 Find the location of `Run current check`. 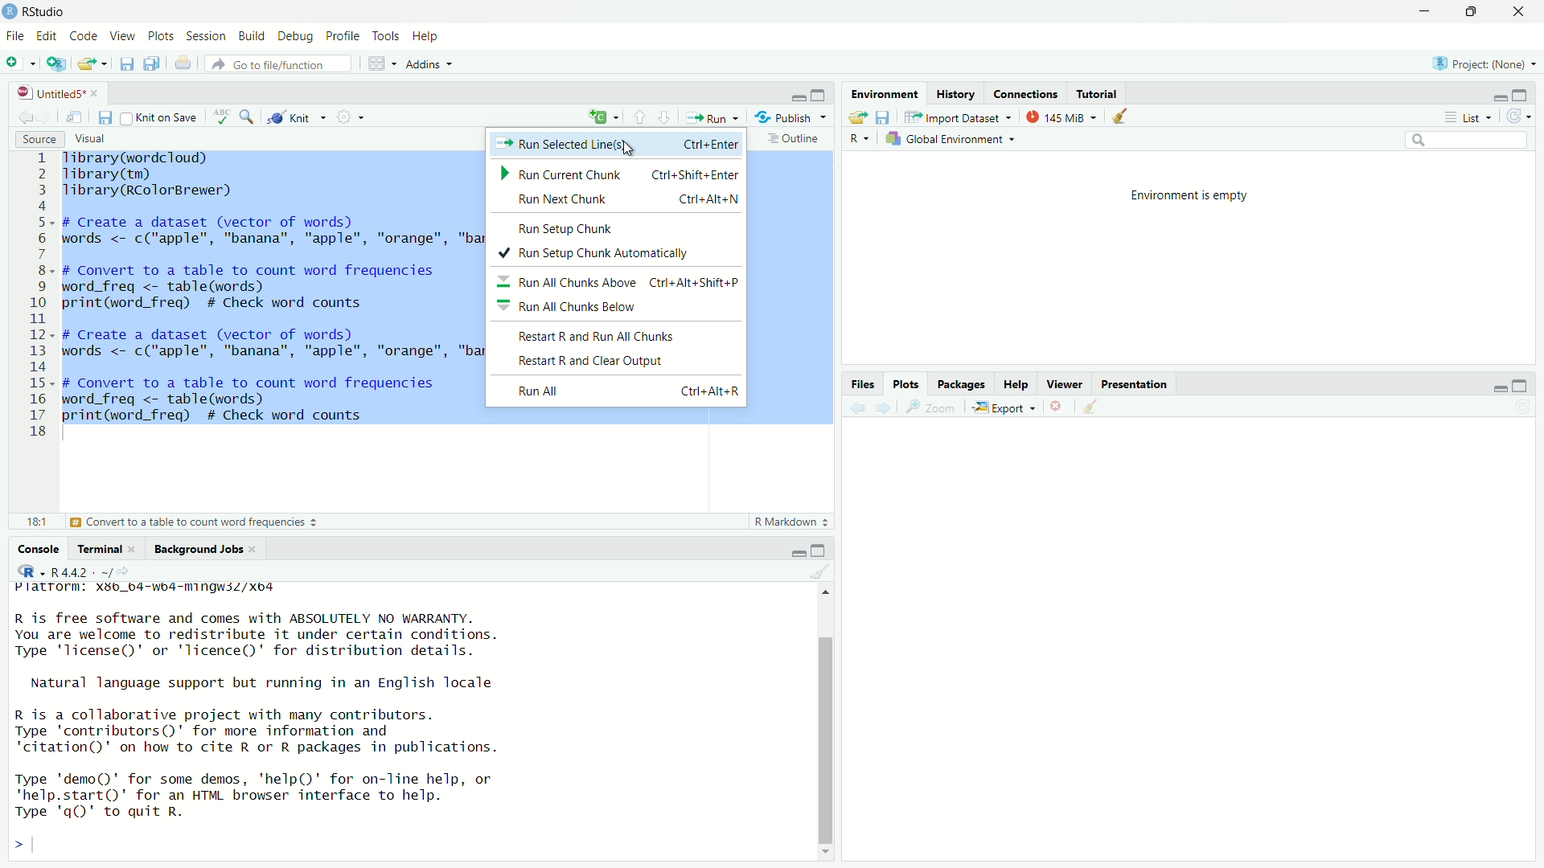

Run current check is located at coordinates (621, 174).